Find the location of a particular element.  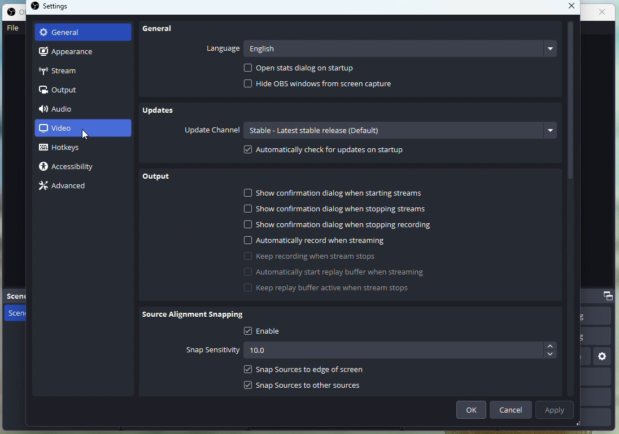

Update Channel is located at coordinates (213, 129).